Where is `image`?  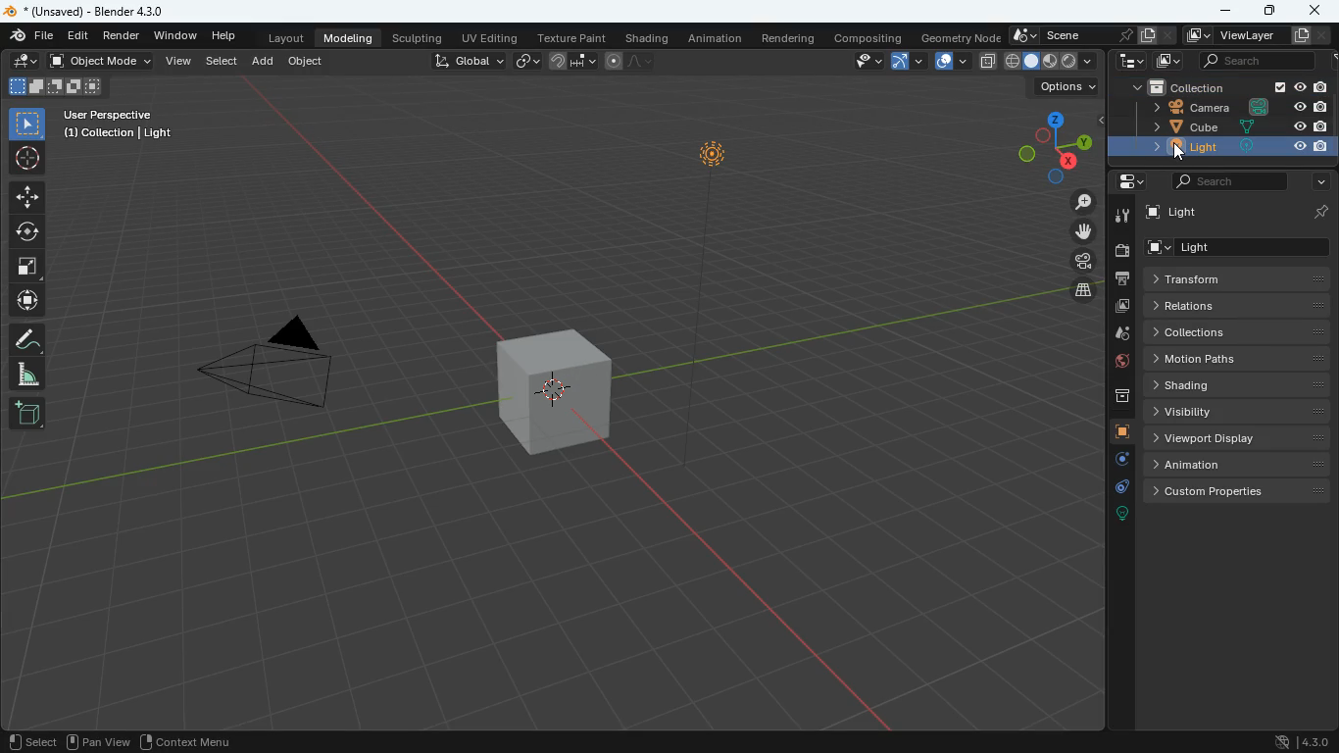
image is located at coordinates (1121, 307).